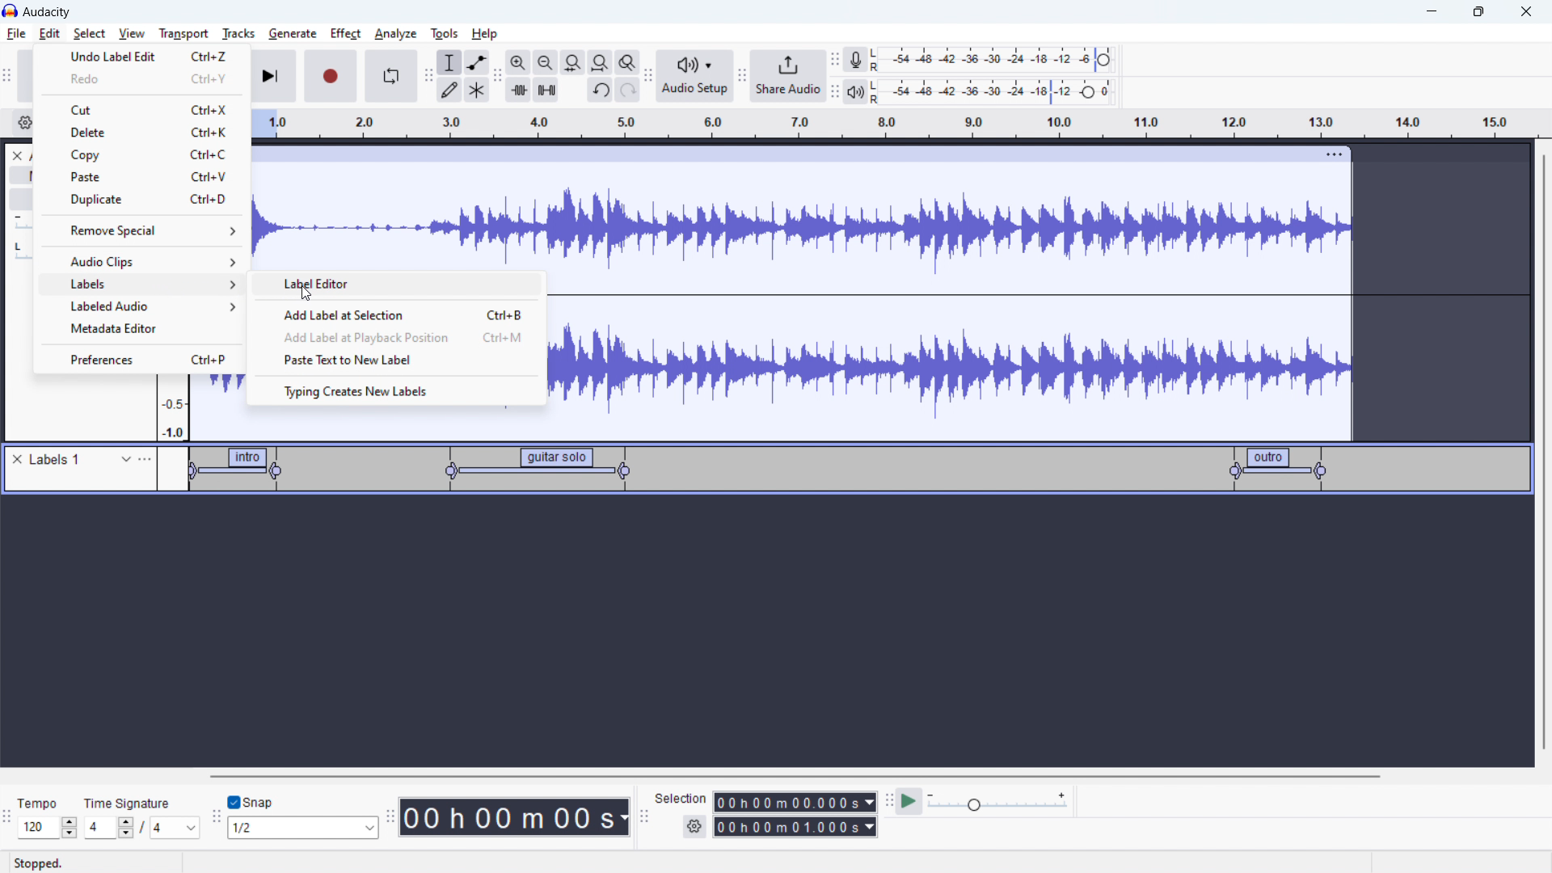  I want to click on help, so click(487, 34).